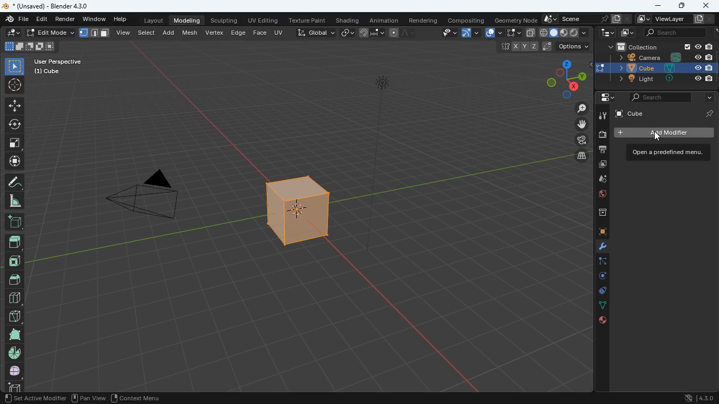 The width and height of the screenshot is (719, 404). I want to click on dots, so click(600, 306).